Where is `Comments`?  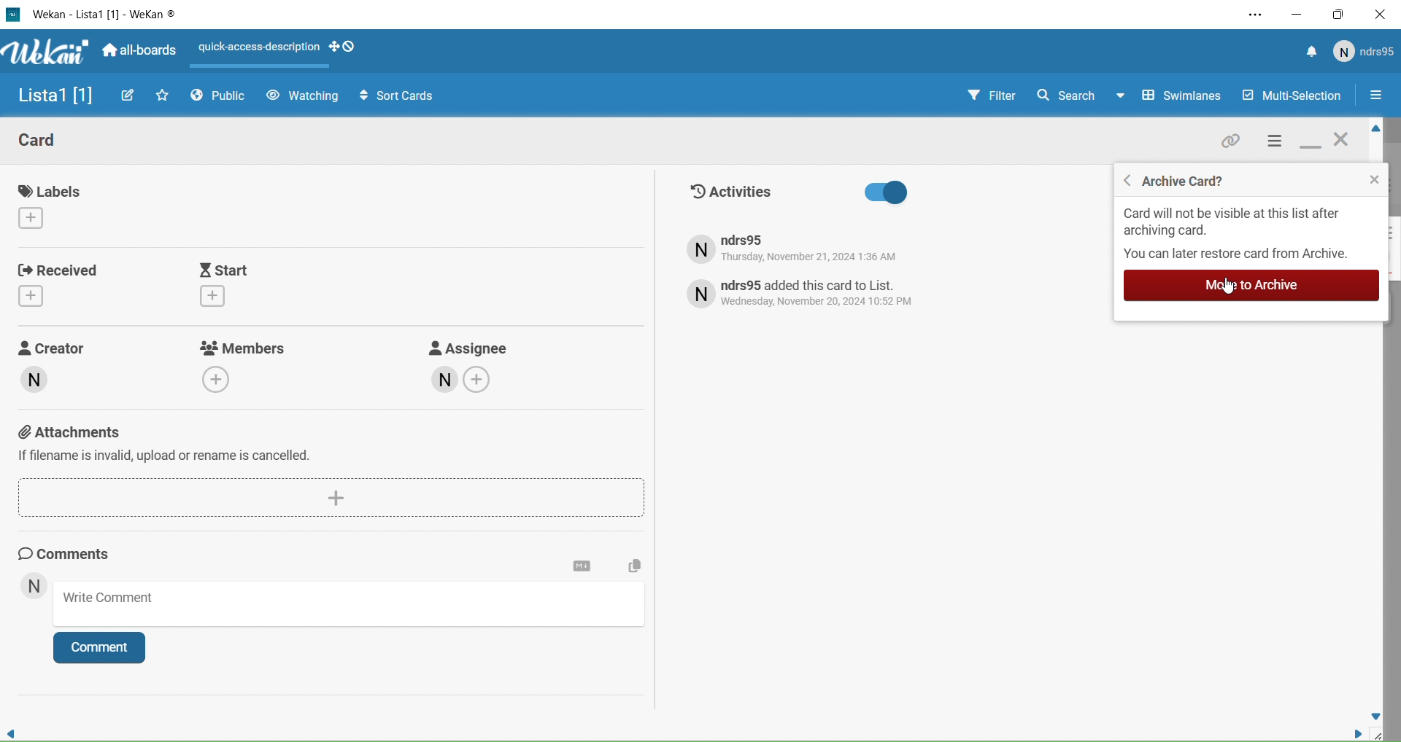 Comments is located at coordinates (80, 555).